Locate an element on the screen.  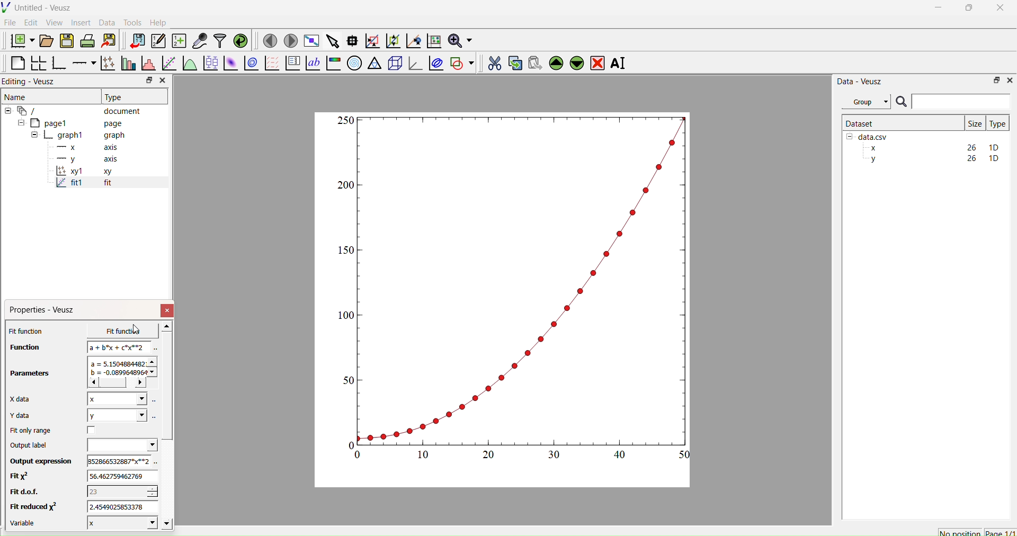
Histogram of a dataset is located at coordinates (146, 65).